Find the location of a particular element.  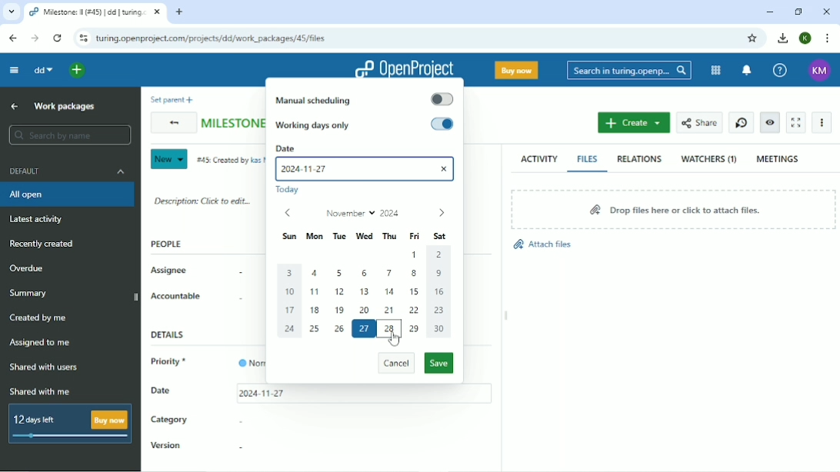

Buy now is located at coordinates (516, 69).